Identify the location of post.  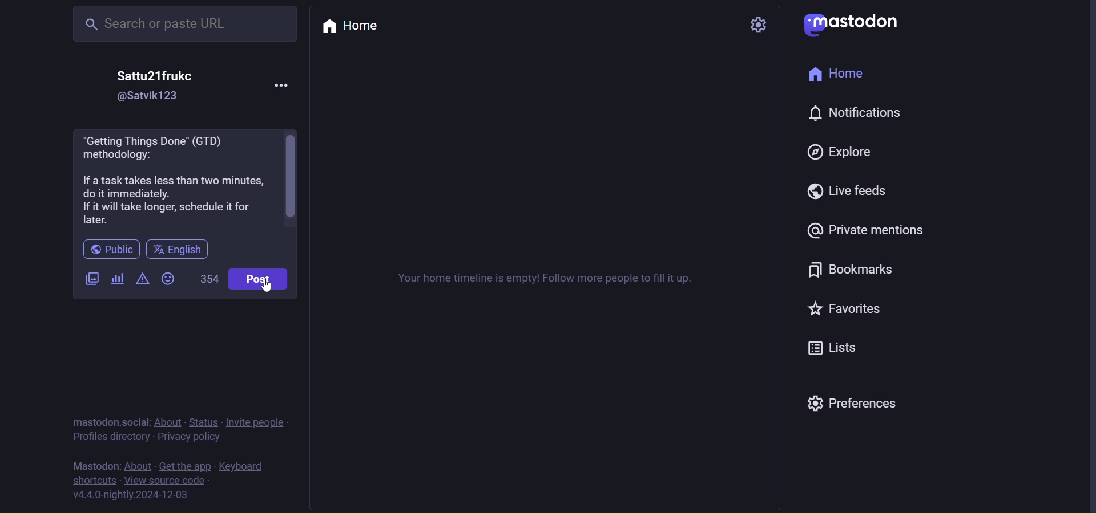
(256, 280).